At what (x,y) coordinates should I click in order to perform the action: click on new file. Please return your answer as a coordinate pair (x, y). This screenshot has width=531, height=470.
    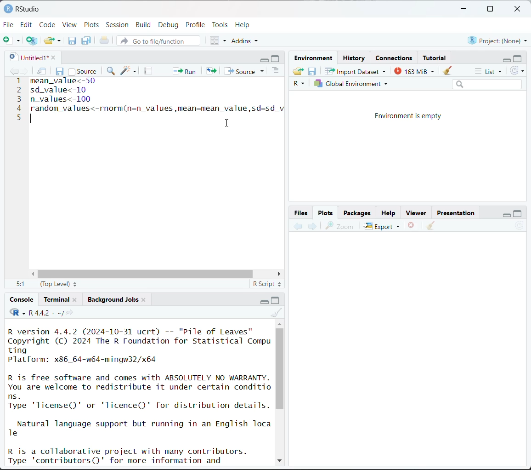
    Looking at the image, I should click on (11, 40).